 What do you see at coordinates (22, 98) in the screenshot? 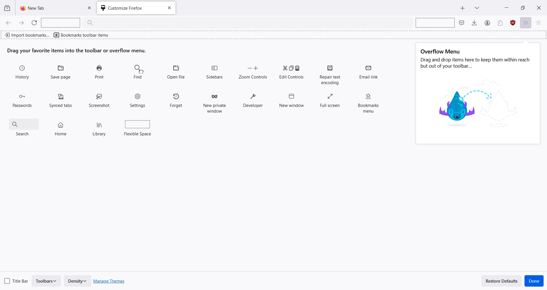
I see `Passwords` at bounding box center [22, 98].